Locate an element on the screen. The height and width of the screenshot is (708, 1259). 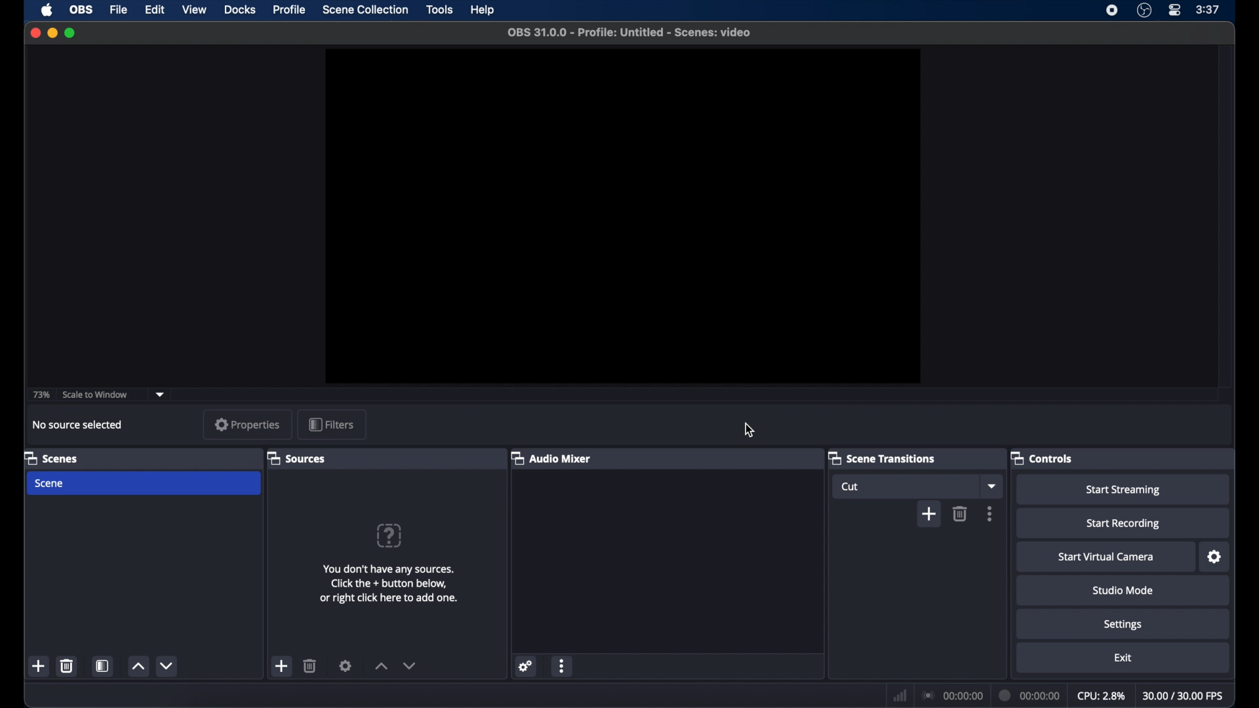
help is located at coordinates (484, 10).